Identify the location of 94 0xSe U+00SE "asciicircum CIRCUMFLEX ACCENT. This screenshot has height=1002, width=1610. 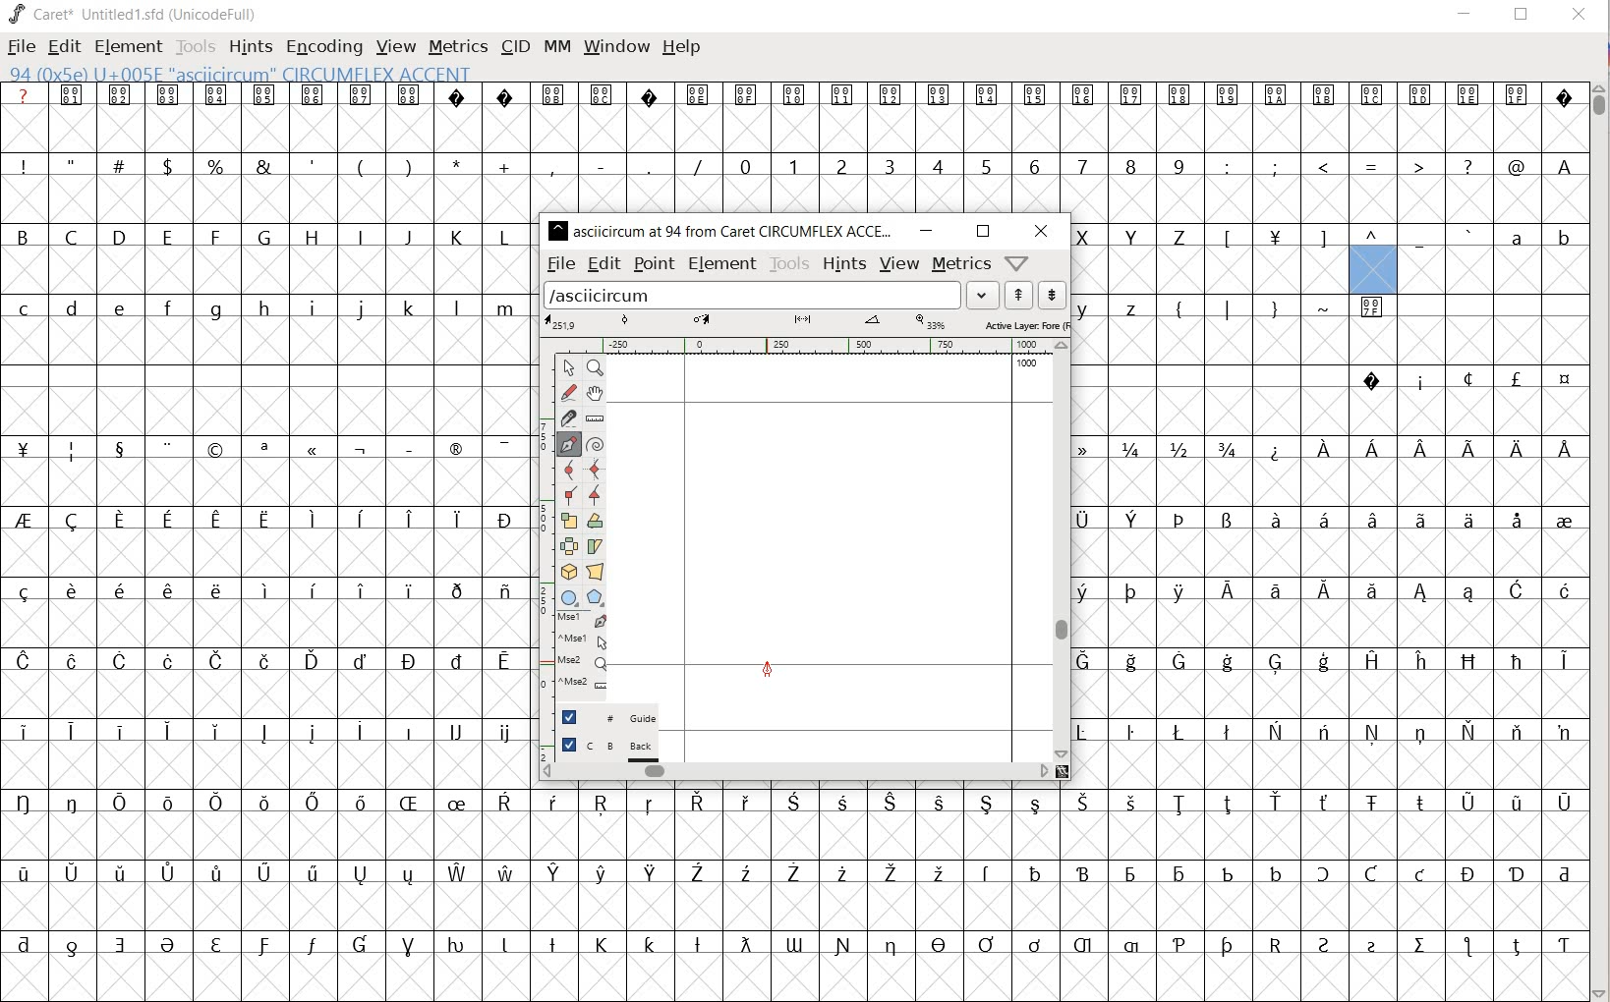
(311, 75).